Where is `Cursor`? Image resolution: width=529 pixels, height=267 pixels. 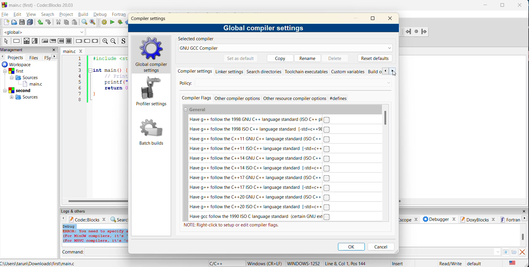
Cursor is located at coordinates (394, 75).